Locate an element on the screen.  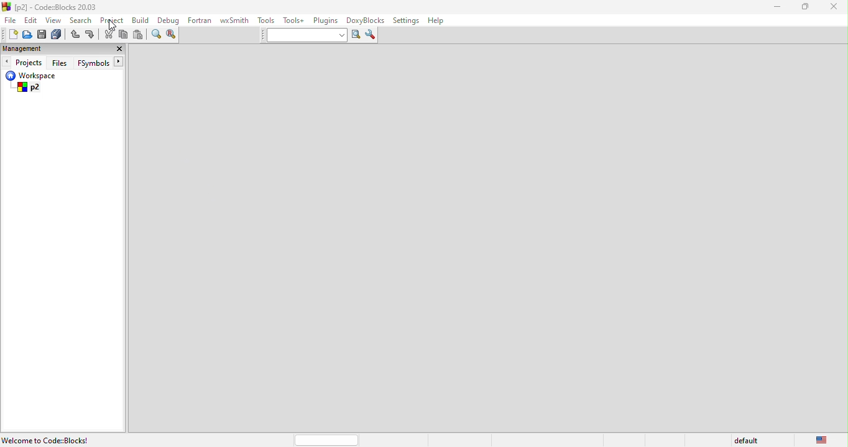
fortran is located at coordinates (201, 20).